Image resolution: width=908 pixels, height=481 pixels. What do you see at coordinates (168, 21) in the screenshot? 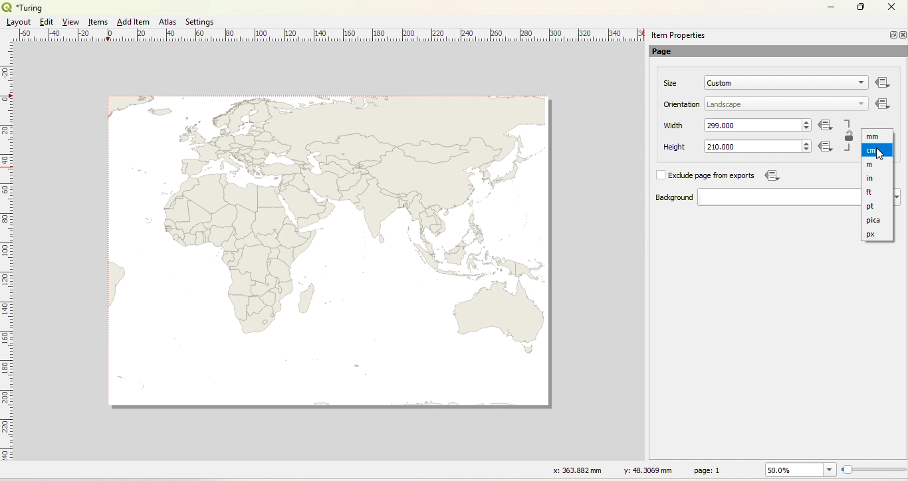
I see `Atlas` at bounding box center [168, 21].